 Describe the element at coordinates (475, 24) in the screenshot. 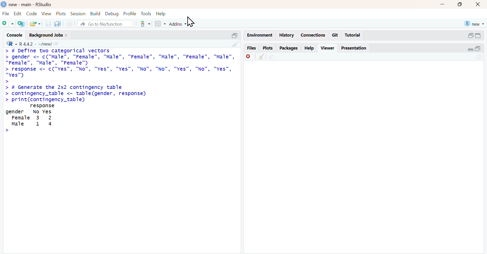

I see `new` at that location.